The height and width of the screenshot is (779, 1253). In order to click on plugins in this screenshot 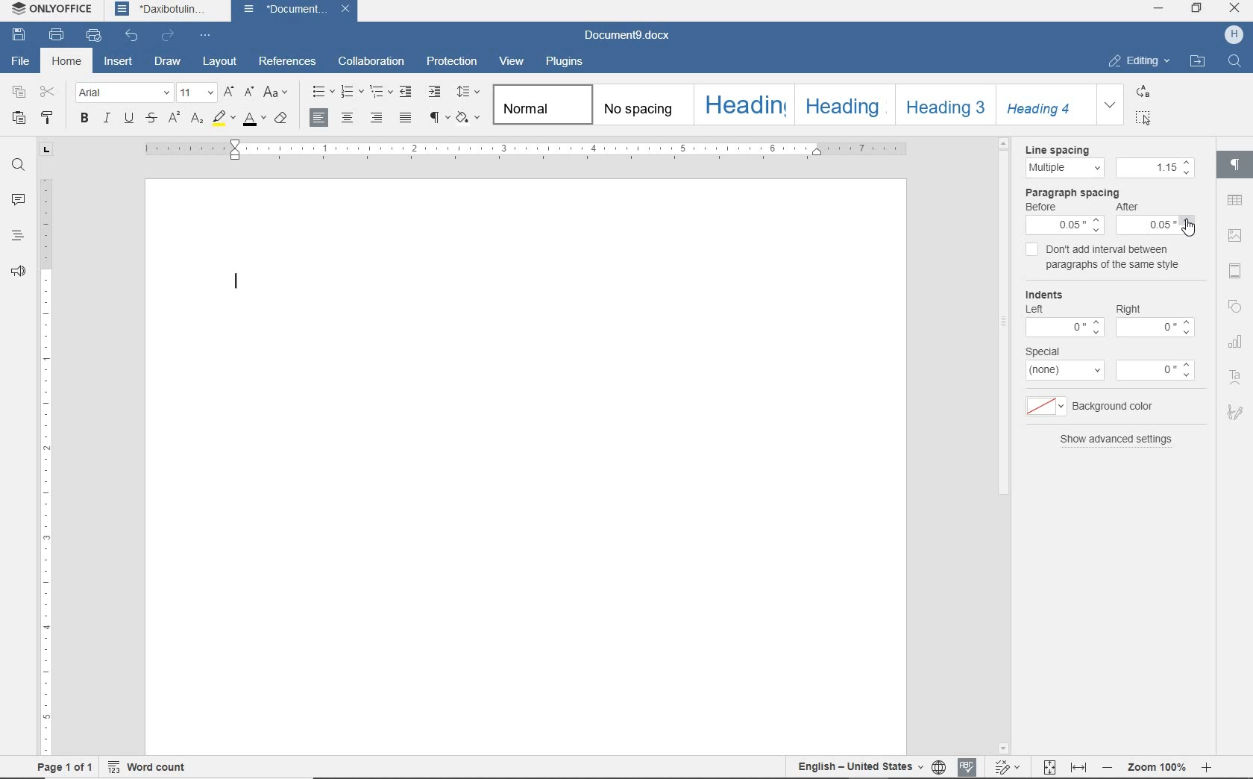, I will do `click(564, 62)`.